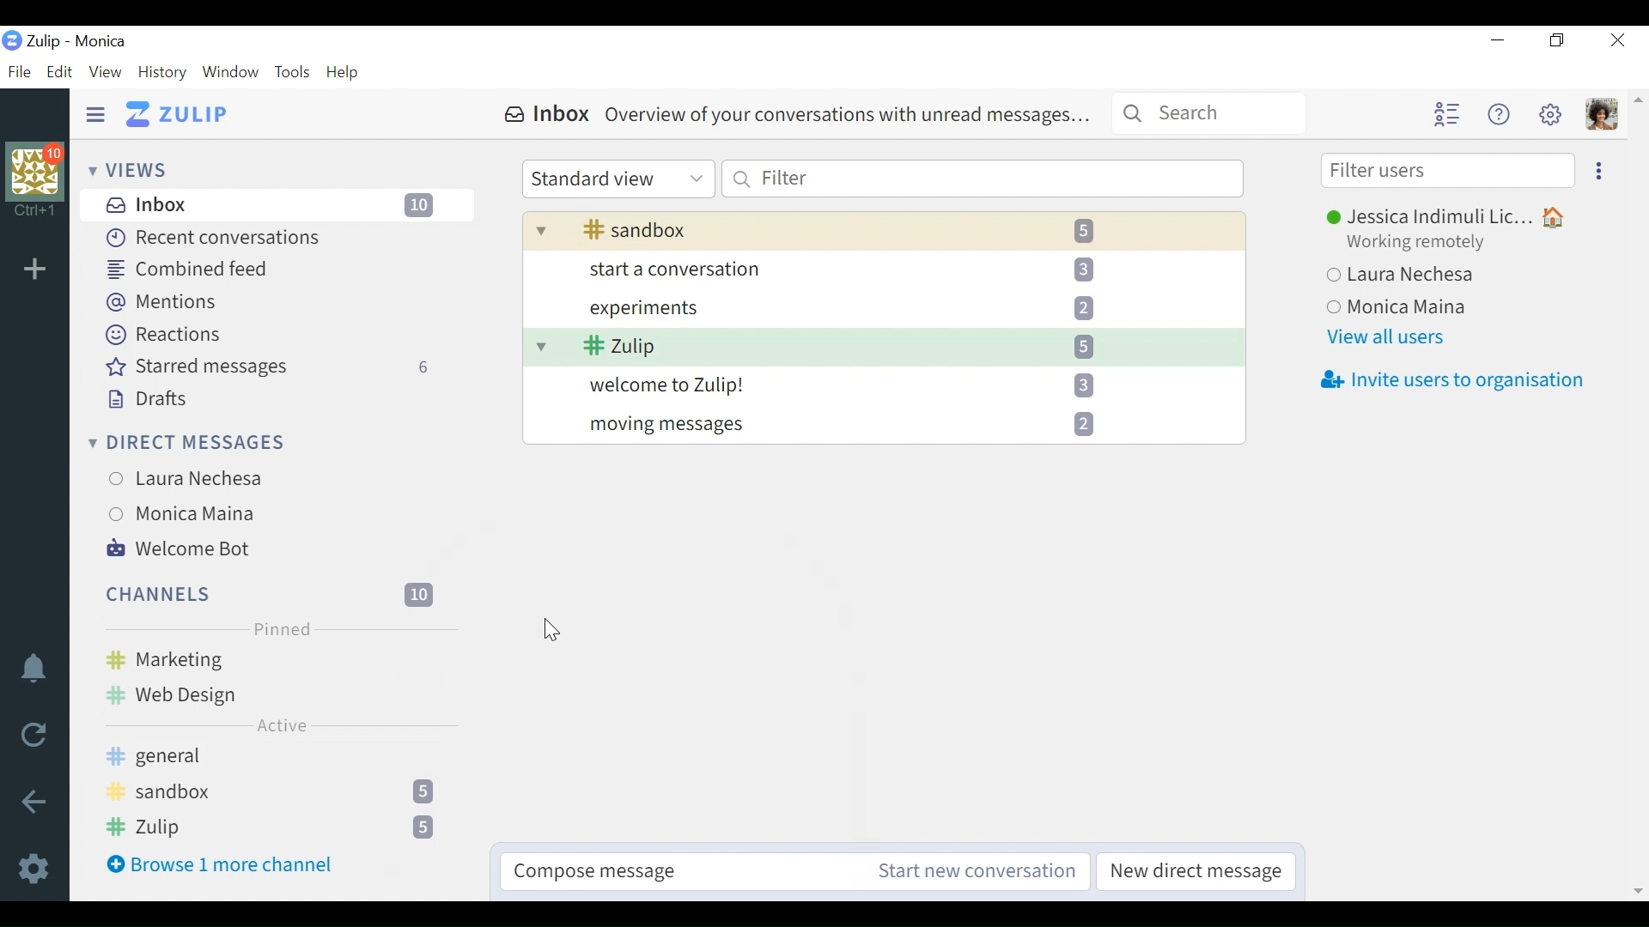  Describe the element at coordinates (1451, 381) in the screenshot. I see `Invite users to organisation` at that location.